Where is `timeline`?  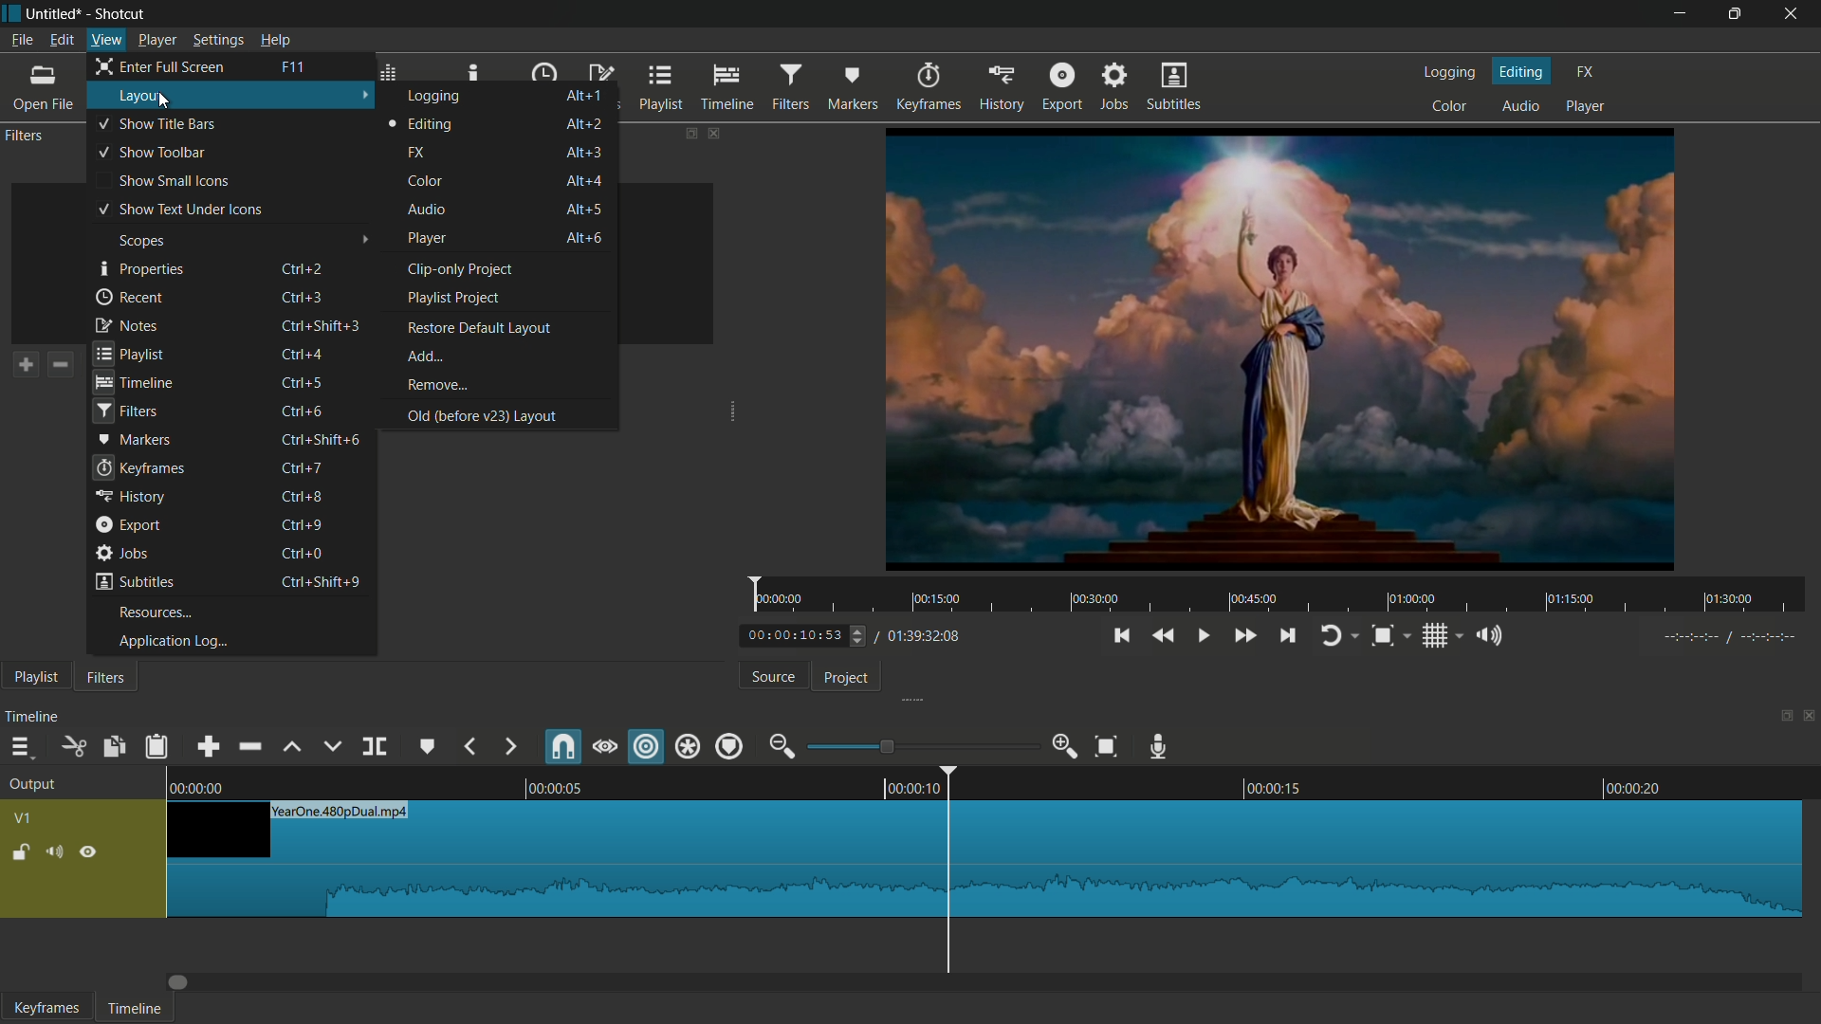
timeline is located at coordinates (134, 382).